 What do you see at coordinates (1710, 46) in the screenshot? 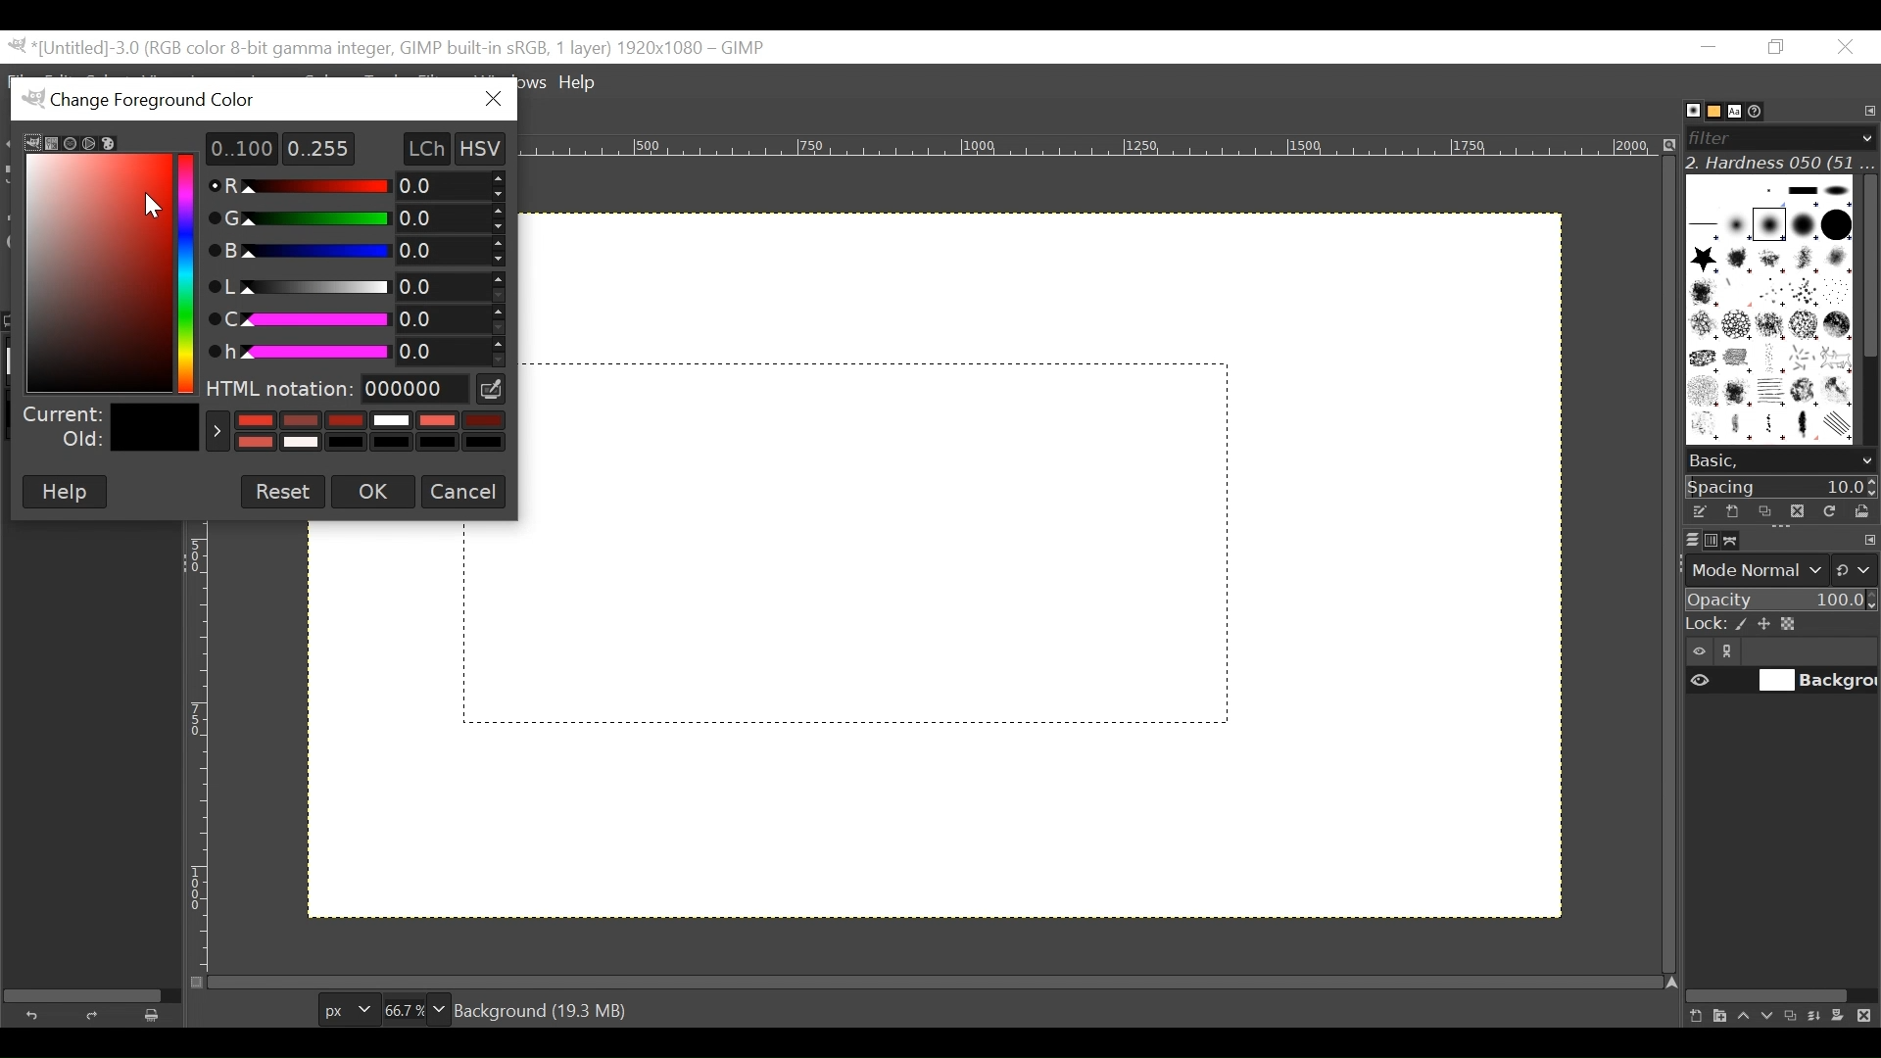
I see `Minimize` at bounding box center [1710, 46].